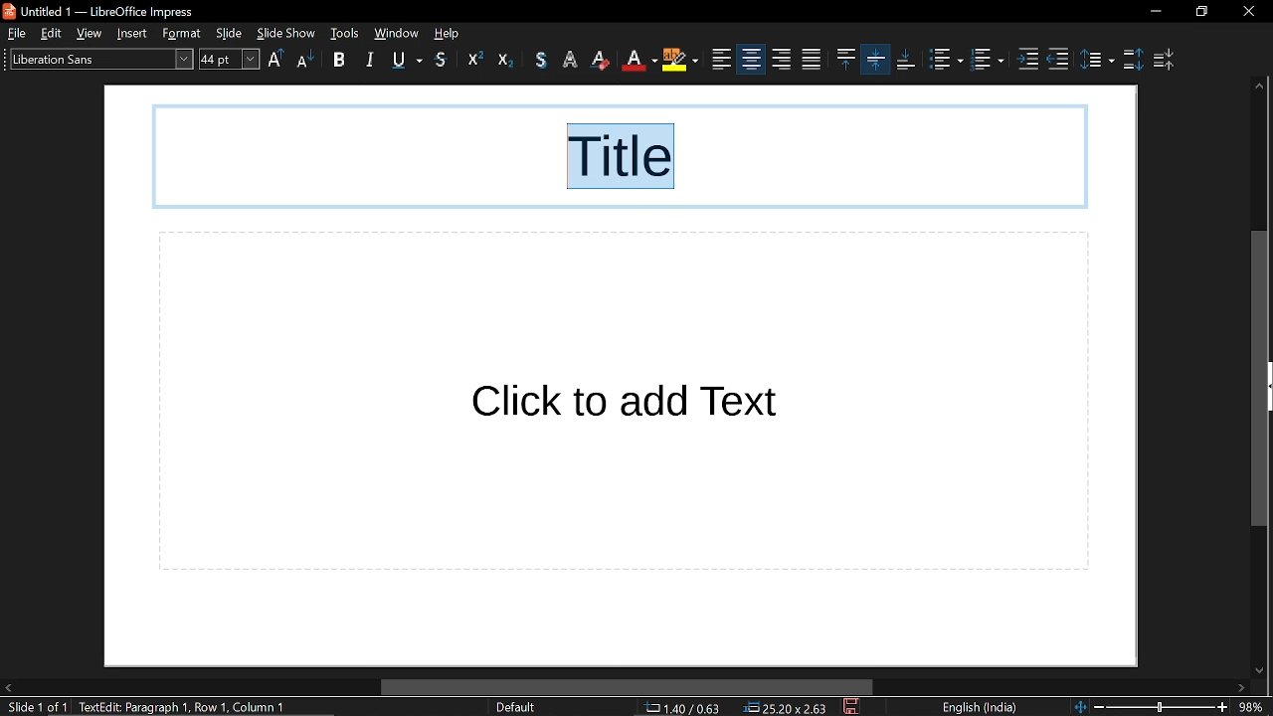  What do you see at coordinates (1030, 60) in the screenshot?
I see `increase indent` at bounding box center [1030, 60].